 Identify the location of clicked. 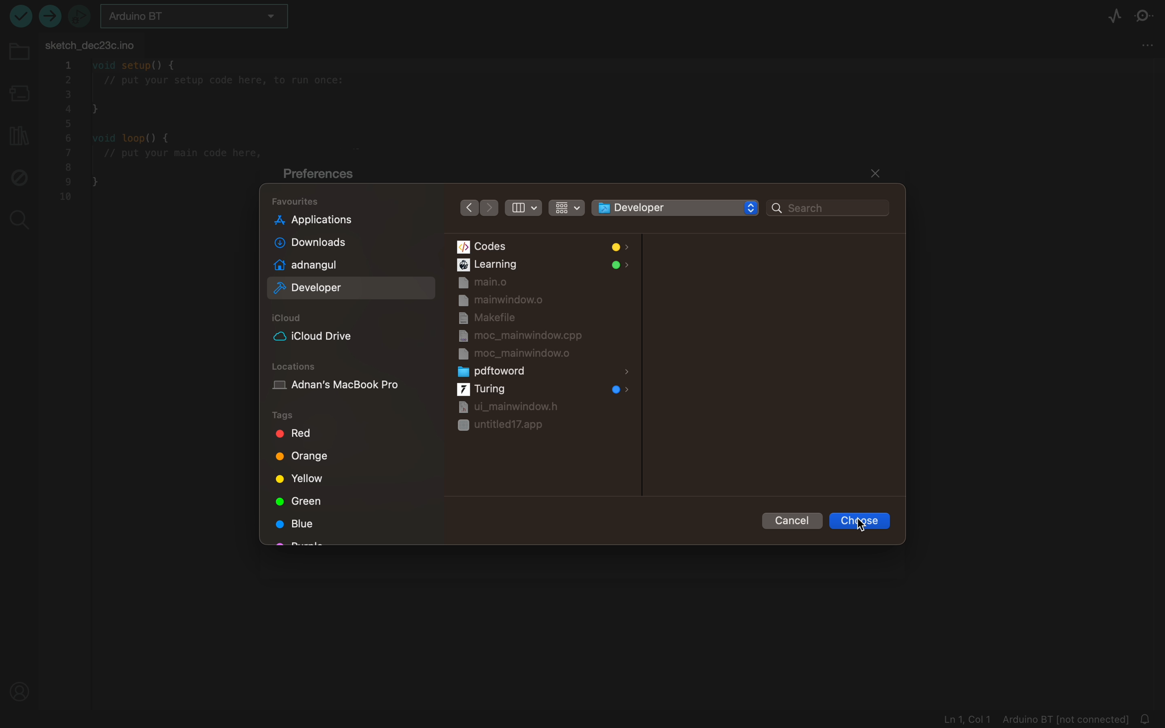
(864, 522).